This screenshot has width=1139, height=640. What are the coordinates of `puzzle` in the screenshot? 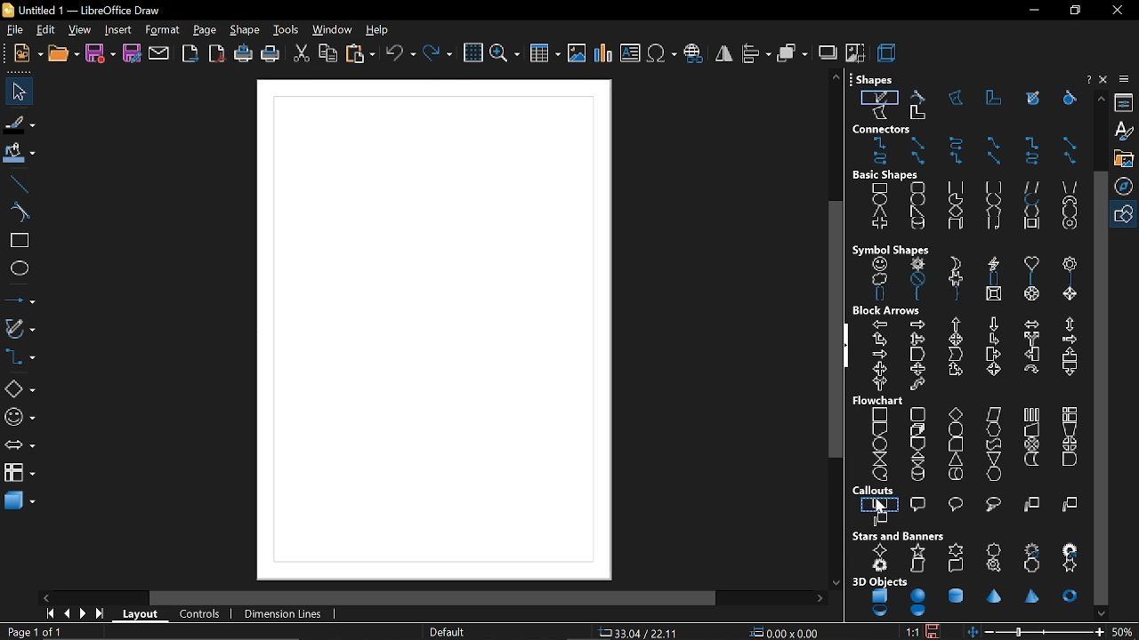 It's located at (954, 279).